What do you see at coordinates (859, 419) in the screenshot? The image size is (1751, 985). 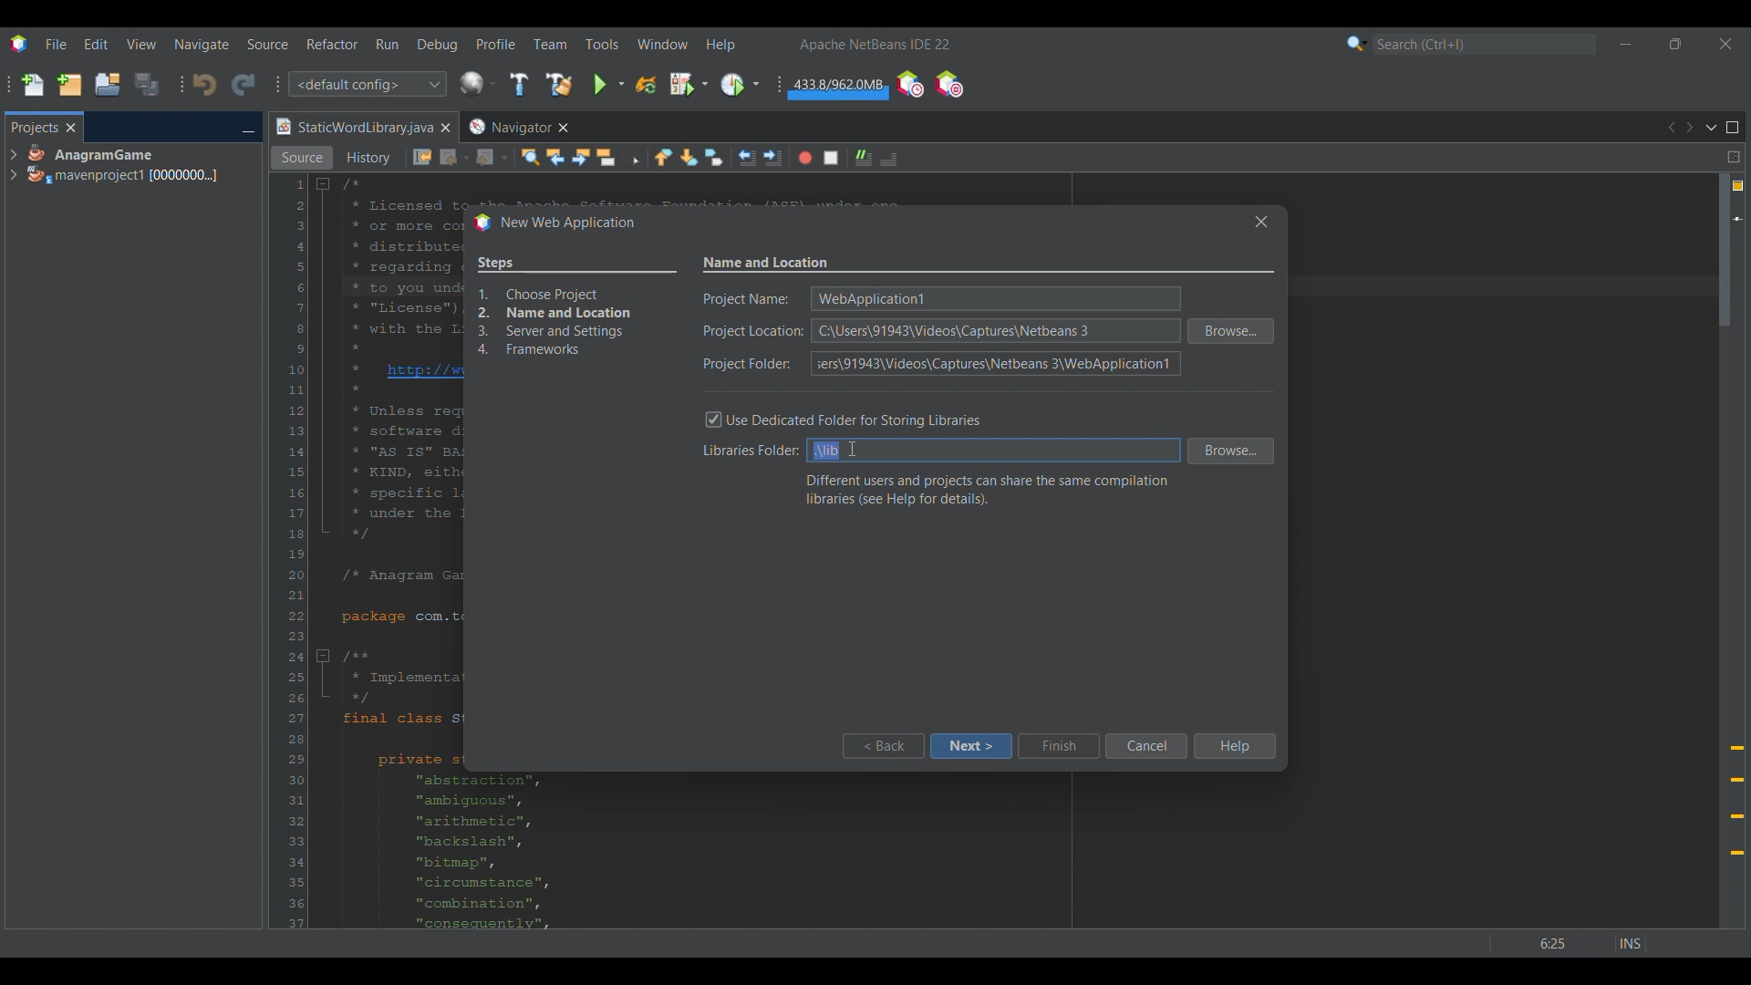 I see `Toggle for dedicated folder` at bounding box center [859, 419].